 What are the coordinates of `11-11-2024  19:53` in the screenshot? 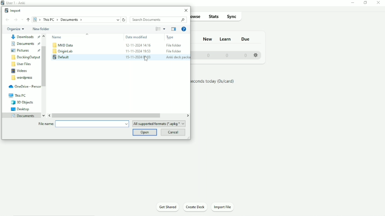 It's located at (139, 51).